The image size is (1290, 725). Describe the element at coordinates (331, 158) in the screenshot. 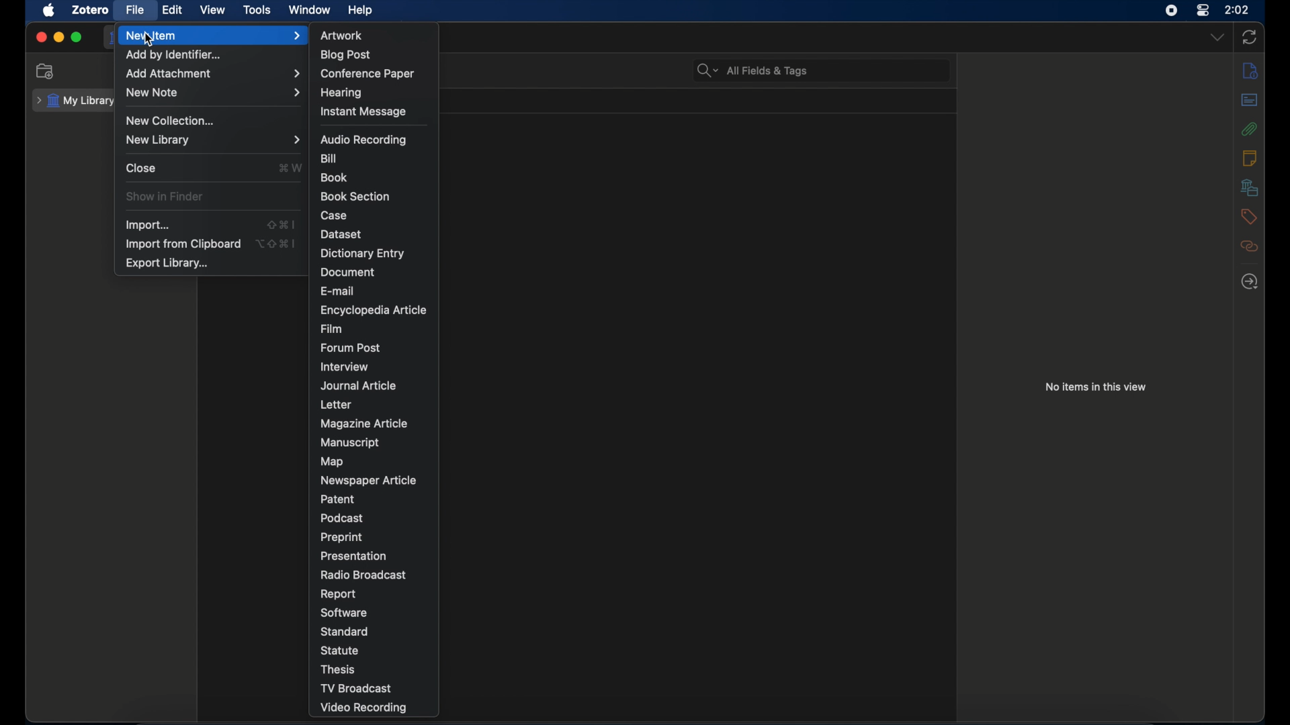

I see `bill` at that location.